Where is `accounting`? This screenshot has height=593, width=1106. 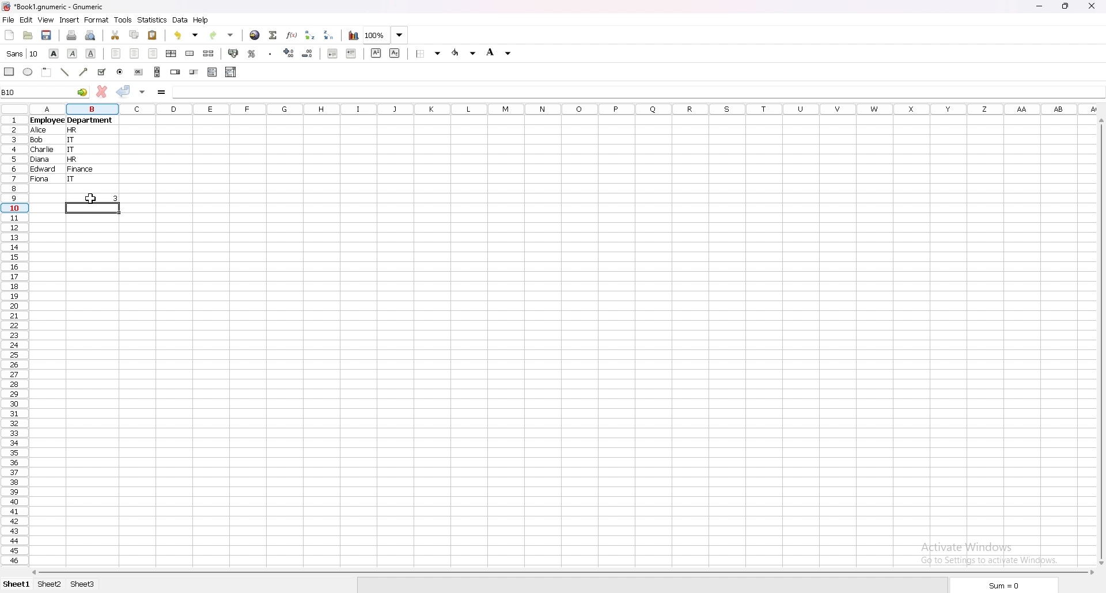 accounting is located at coordinates (234, 52).